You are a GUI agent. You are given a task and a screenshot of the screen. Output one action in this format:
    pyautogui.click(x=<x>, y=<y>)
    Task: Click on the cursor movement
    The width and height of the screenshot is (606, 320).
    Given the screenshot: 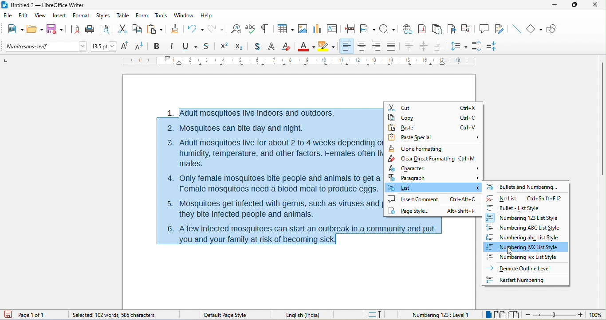 What is the action you would take?
    pyautogui.click(x=512, y=253)
    